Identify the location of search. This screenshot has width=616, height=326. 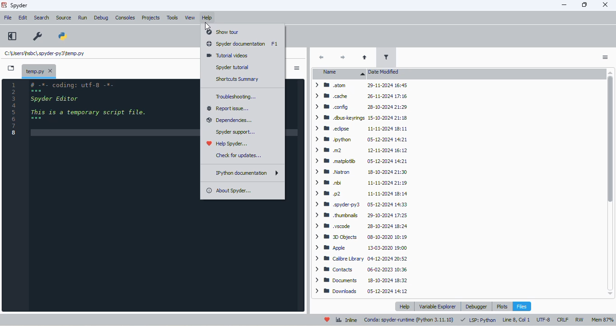
(42, 18).